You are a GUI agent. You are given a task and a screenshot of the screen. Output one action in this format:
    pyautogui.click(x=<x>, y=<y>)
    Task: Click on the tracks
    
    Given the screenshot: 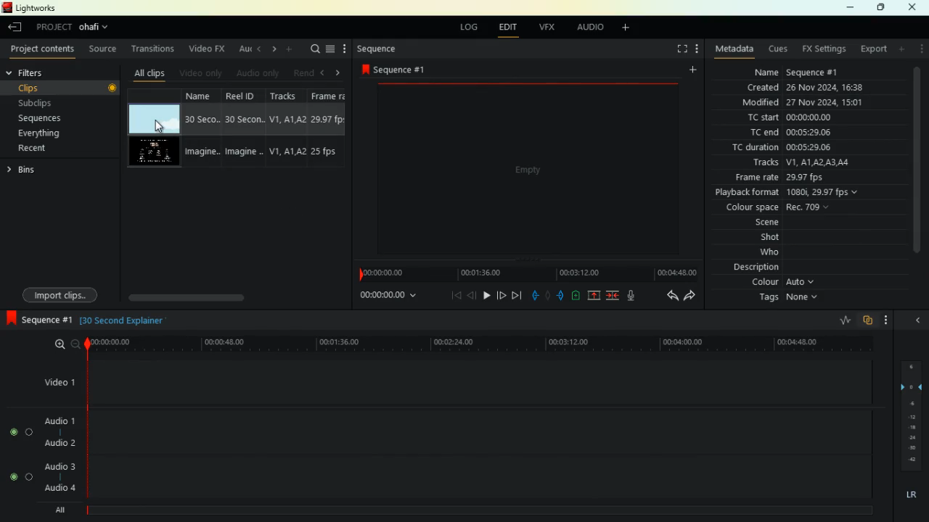 What is the action you would take?
    pyautogui.click(x=289, y=127)
    